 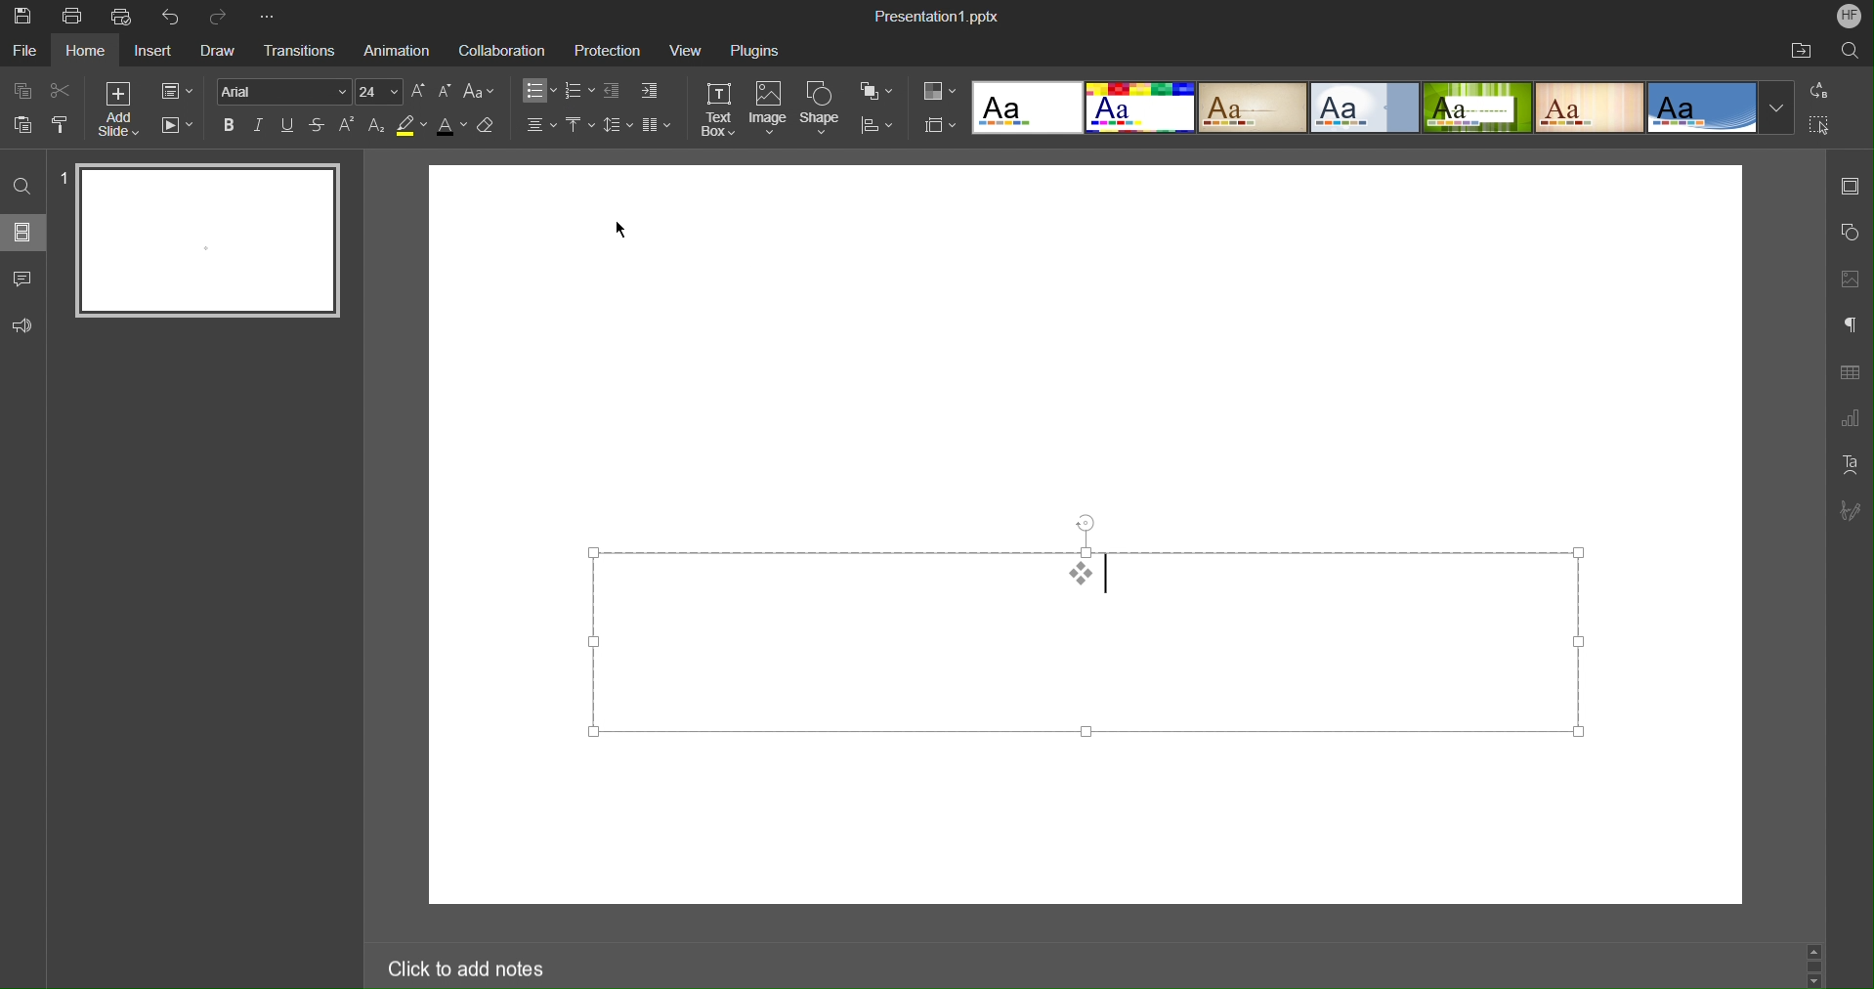 I want to click on Subscript, so click(x=374, y=125).